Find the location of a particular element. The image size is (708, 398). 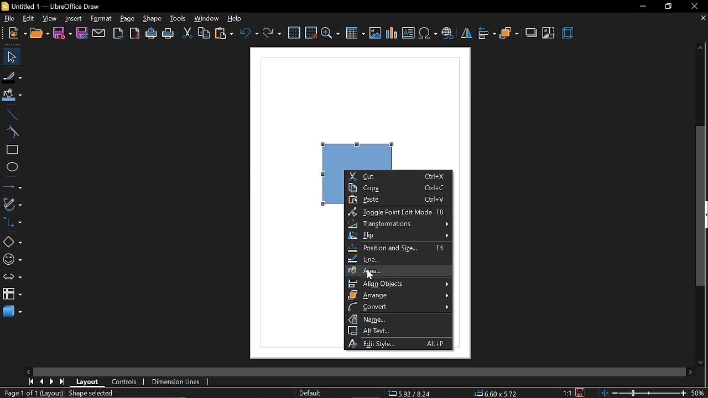

arrange is located at coordinates (398, 295).